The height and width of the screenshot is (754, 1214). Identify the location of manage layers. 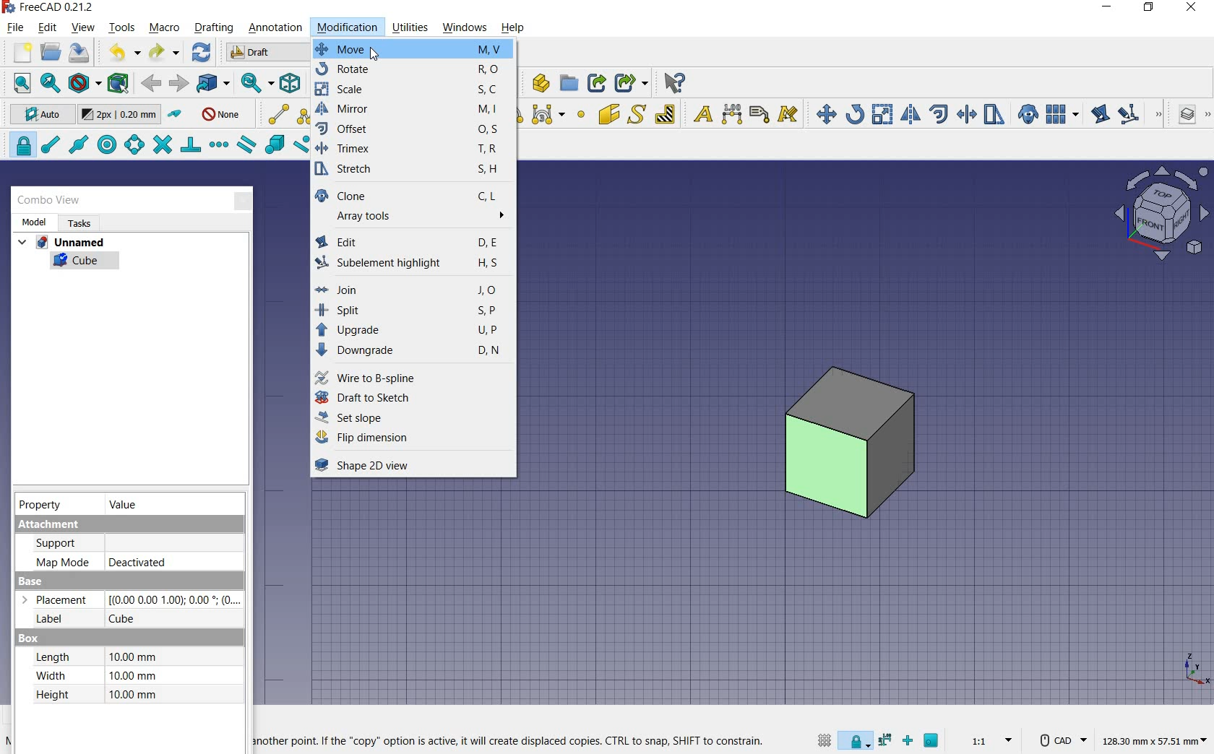
(1188, 116).